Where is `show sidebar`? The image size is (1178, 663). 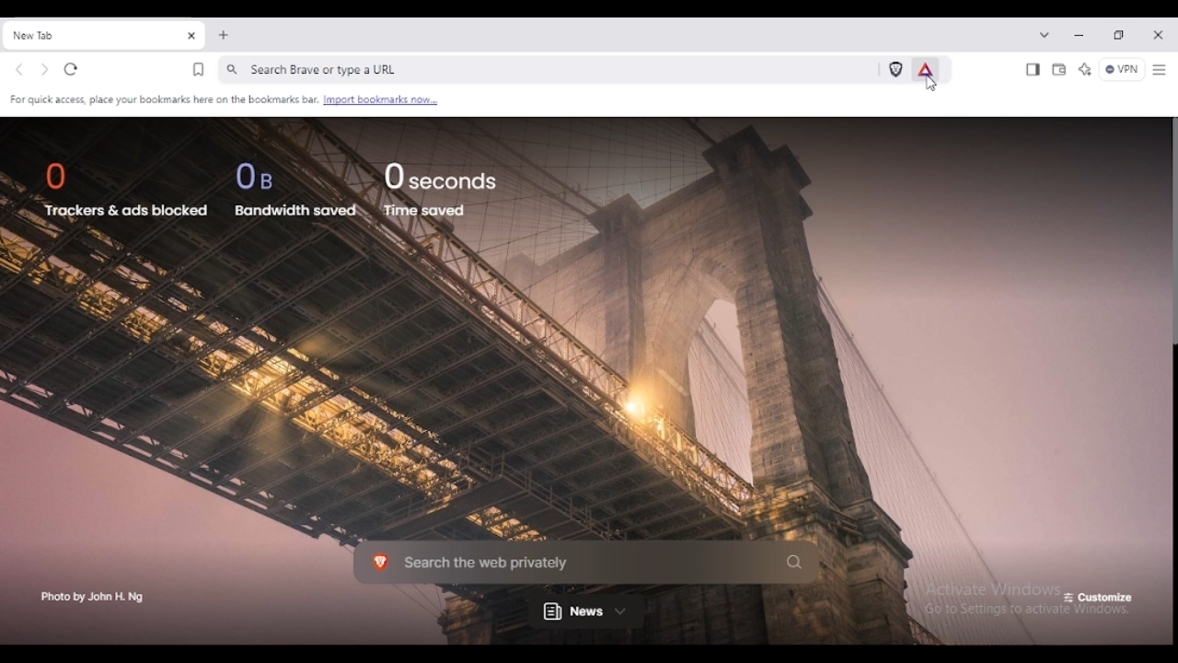 show sidebar is located at coordinates (1033, 70).